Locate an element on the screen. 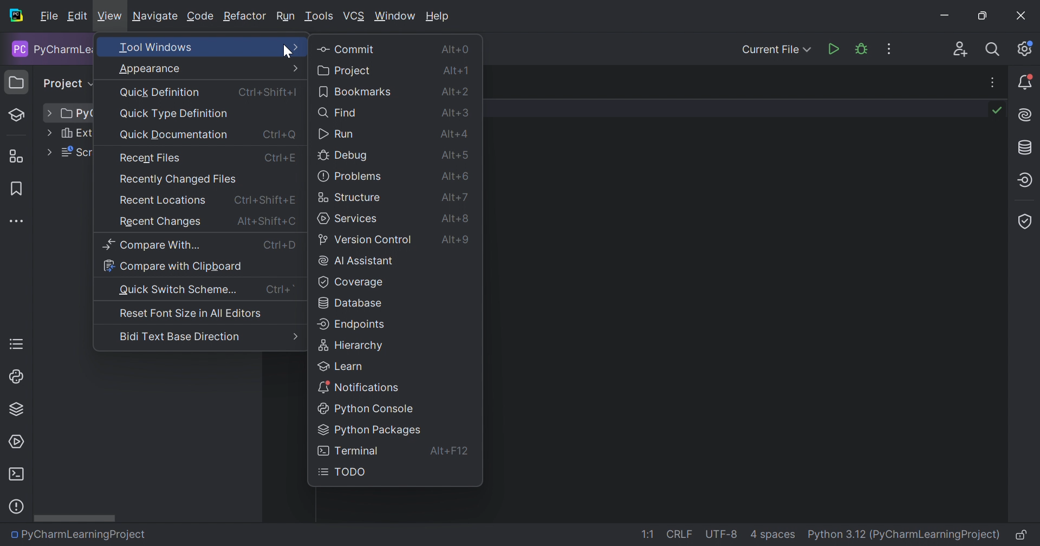  Alt+2 is located at coordinates (455, 90).